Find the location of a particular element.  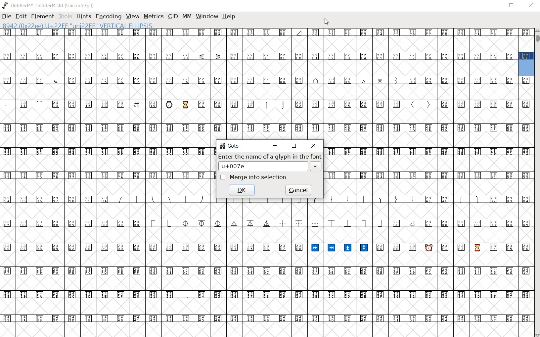

Merge into selection is located at coordinates (254, 177).